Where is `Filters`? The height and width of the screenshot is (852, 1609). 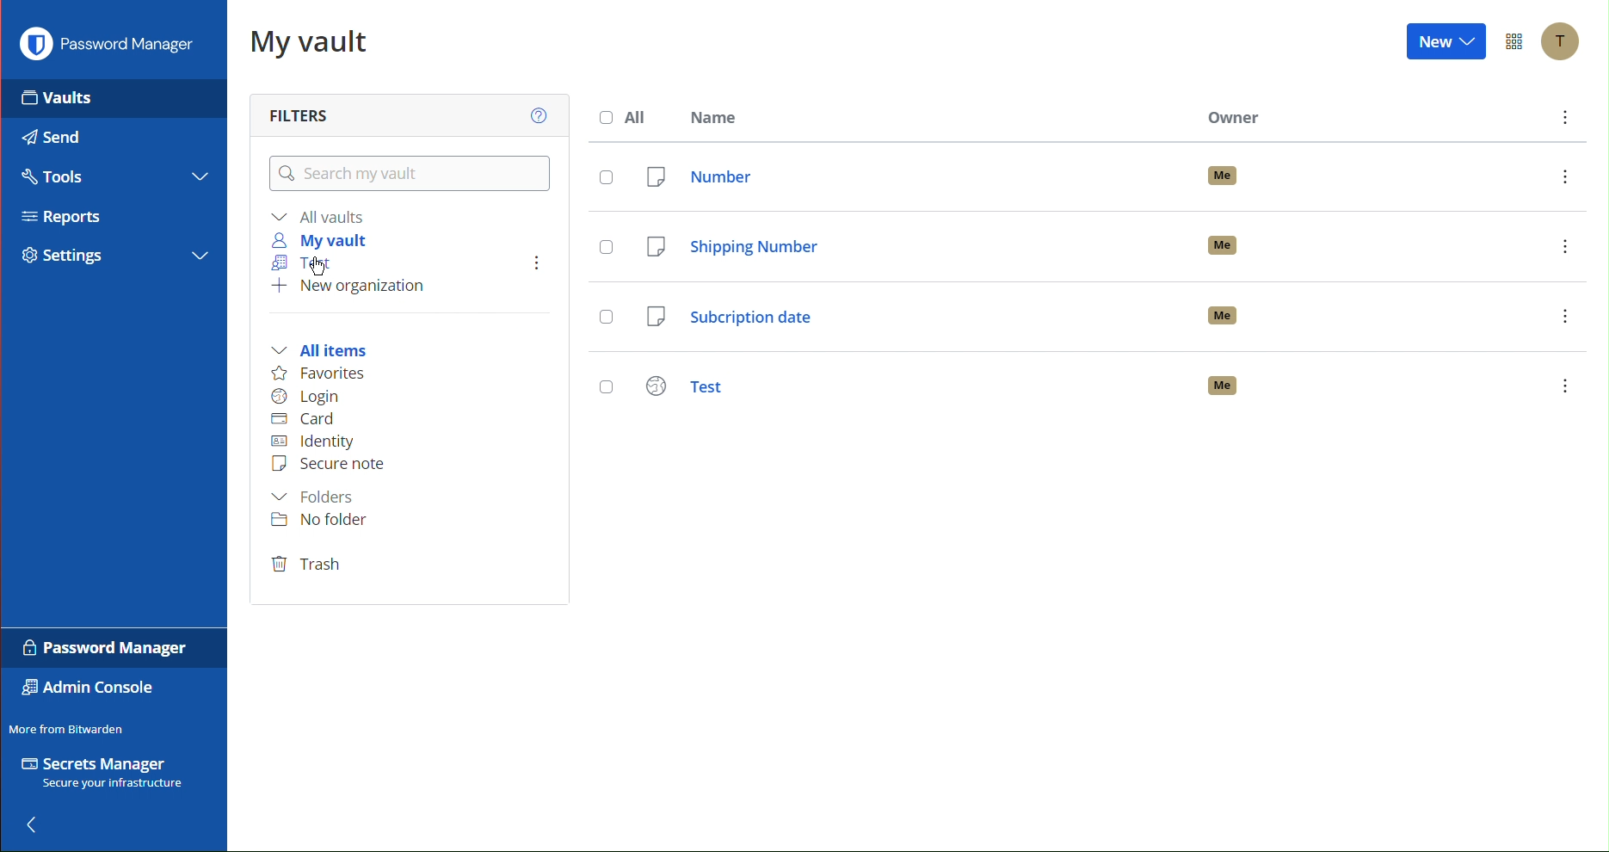 Filters is located at coordinates (302, 112).